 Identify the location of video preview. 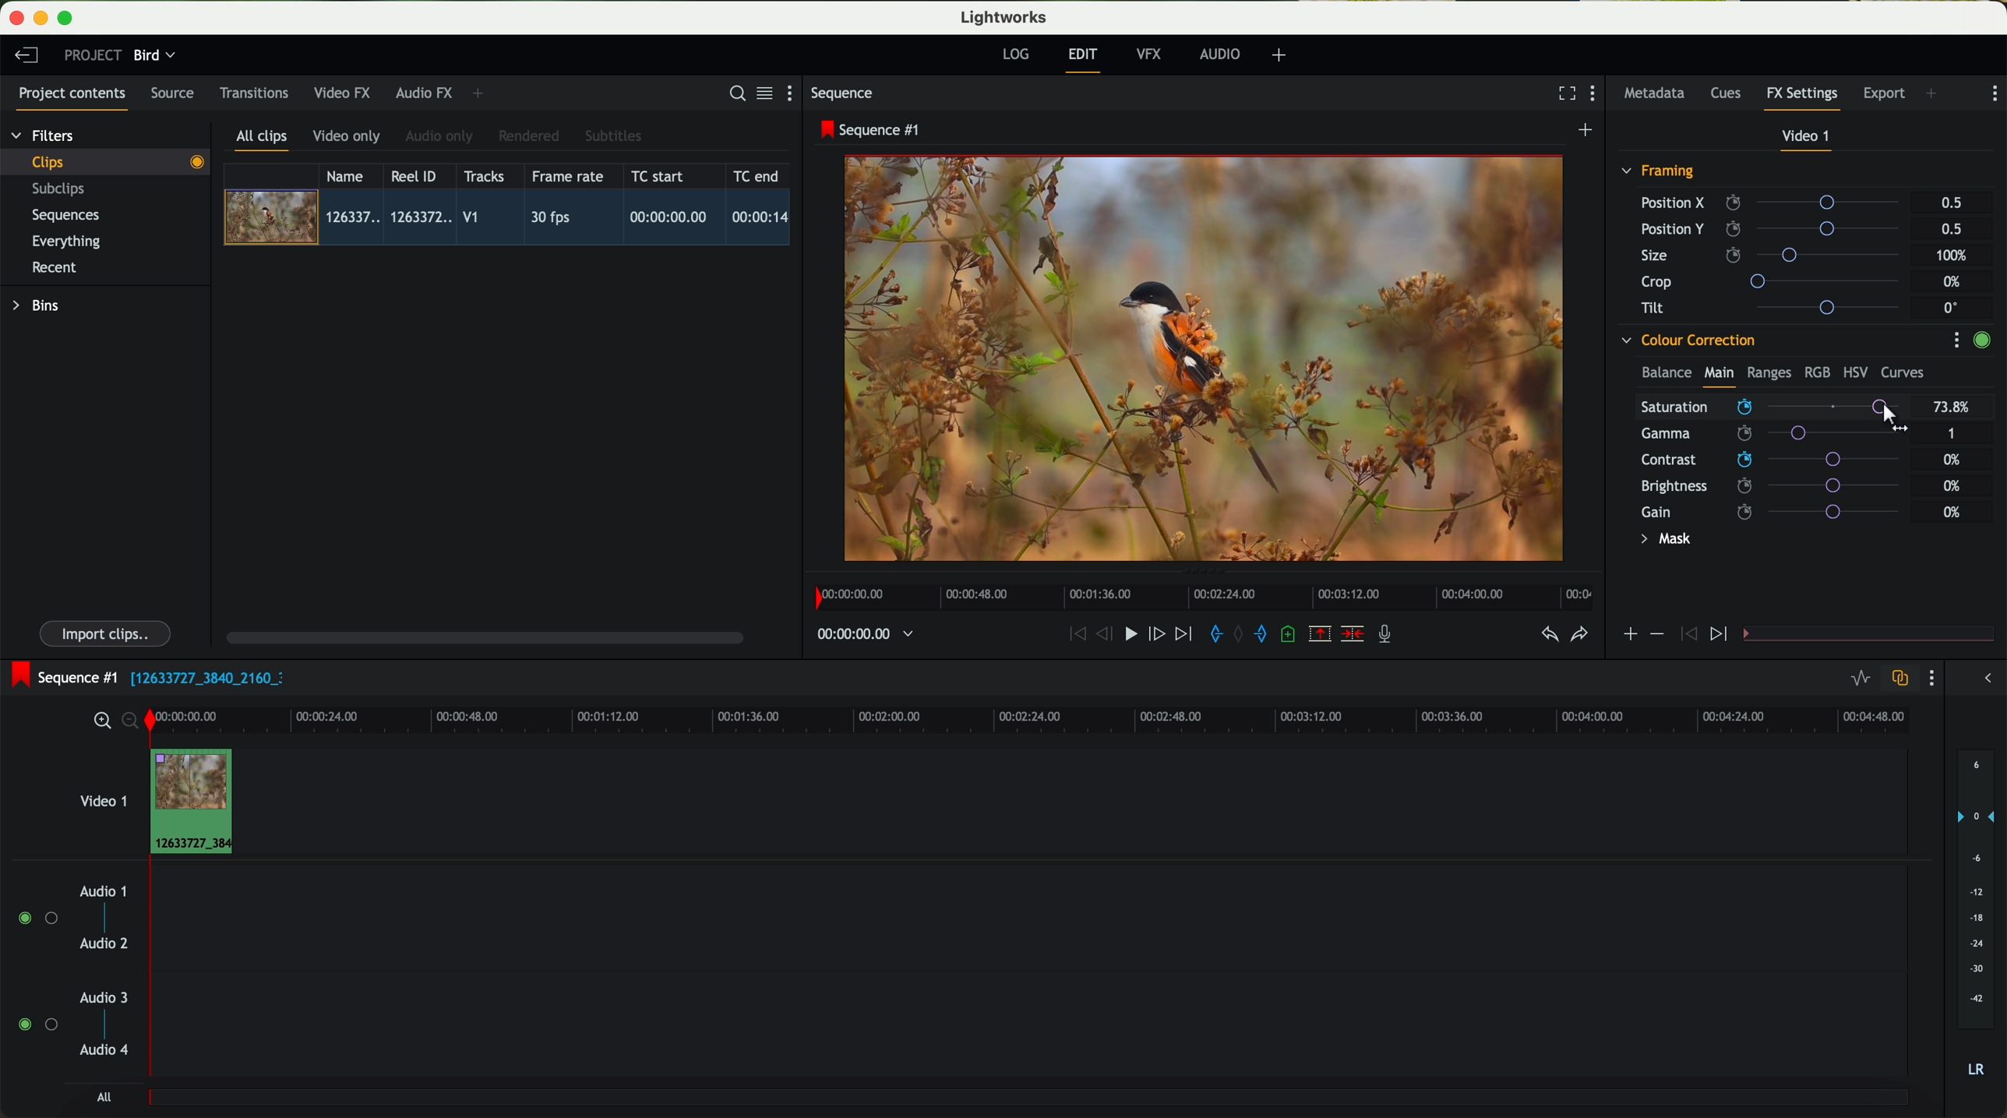
(1212, 360).